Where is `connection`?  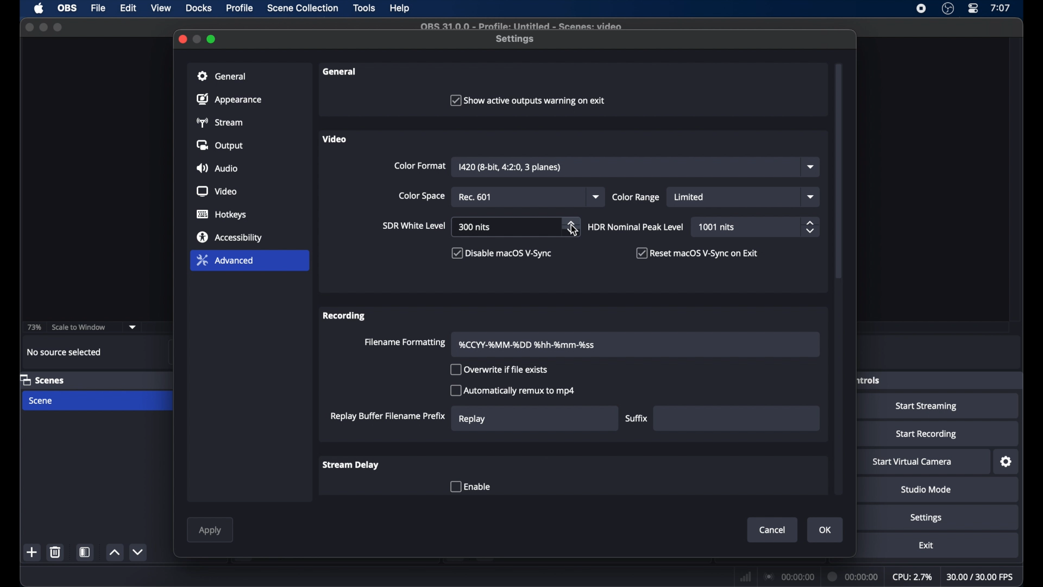 connection is located at coordinates (788, 577).